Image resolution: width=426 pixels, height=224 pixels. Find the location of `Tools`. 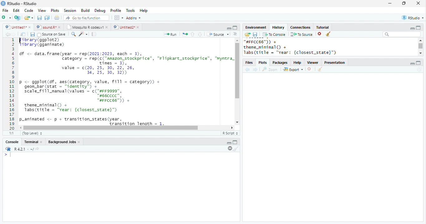

Tools is located at coordinates (130, 10).